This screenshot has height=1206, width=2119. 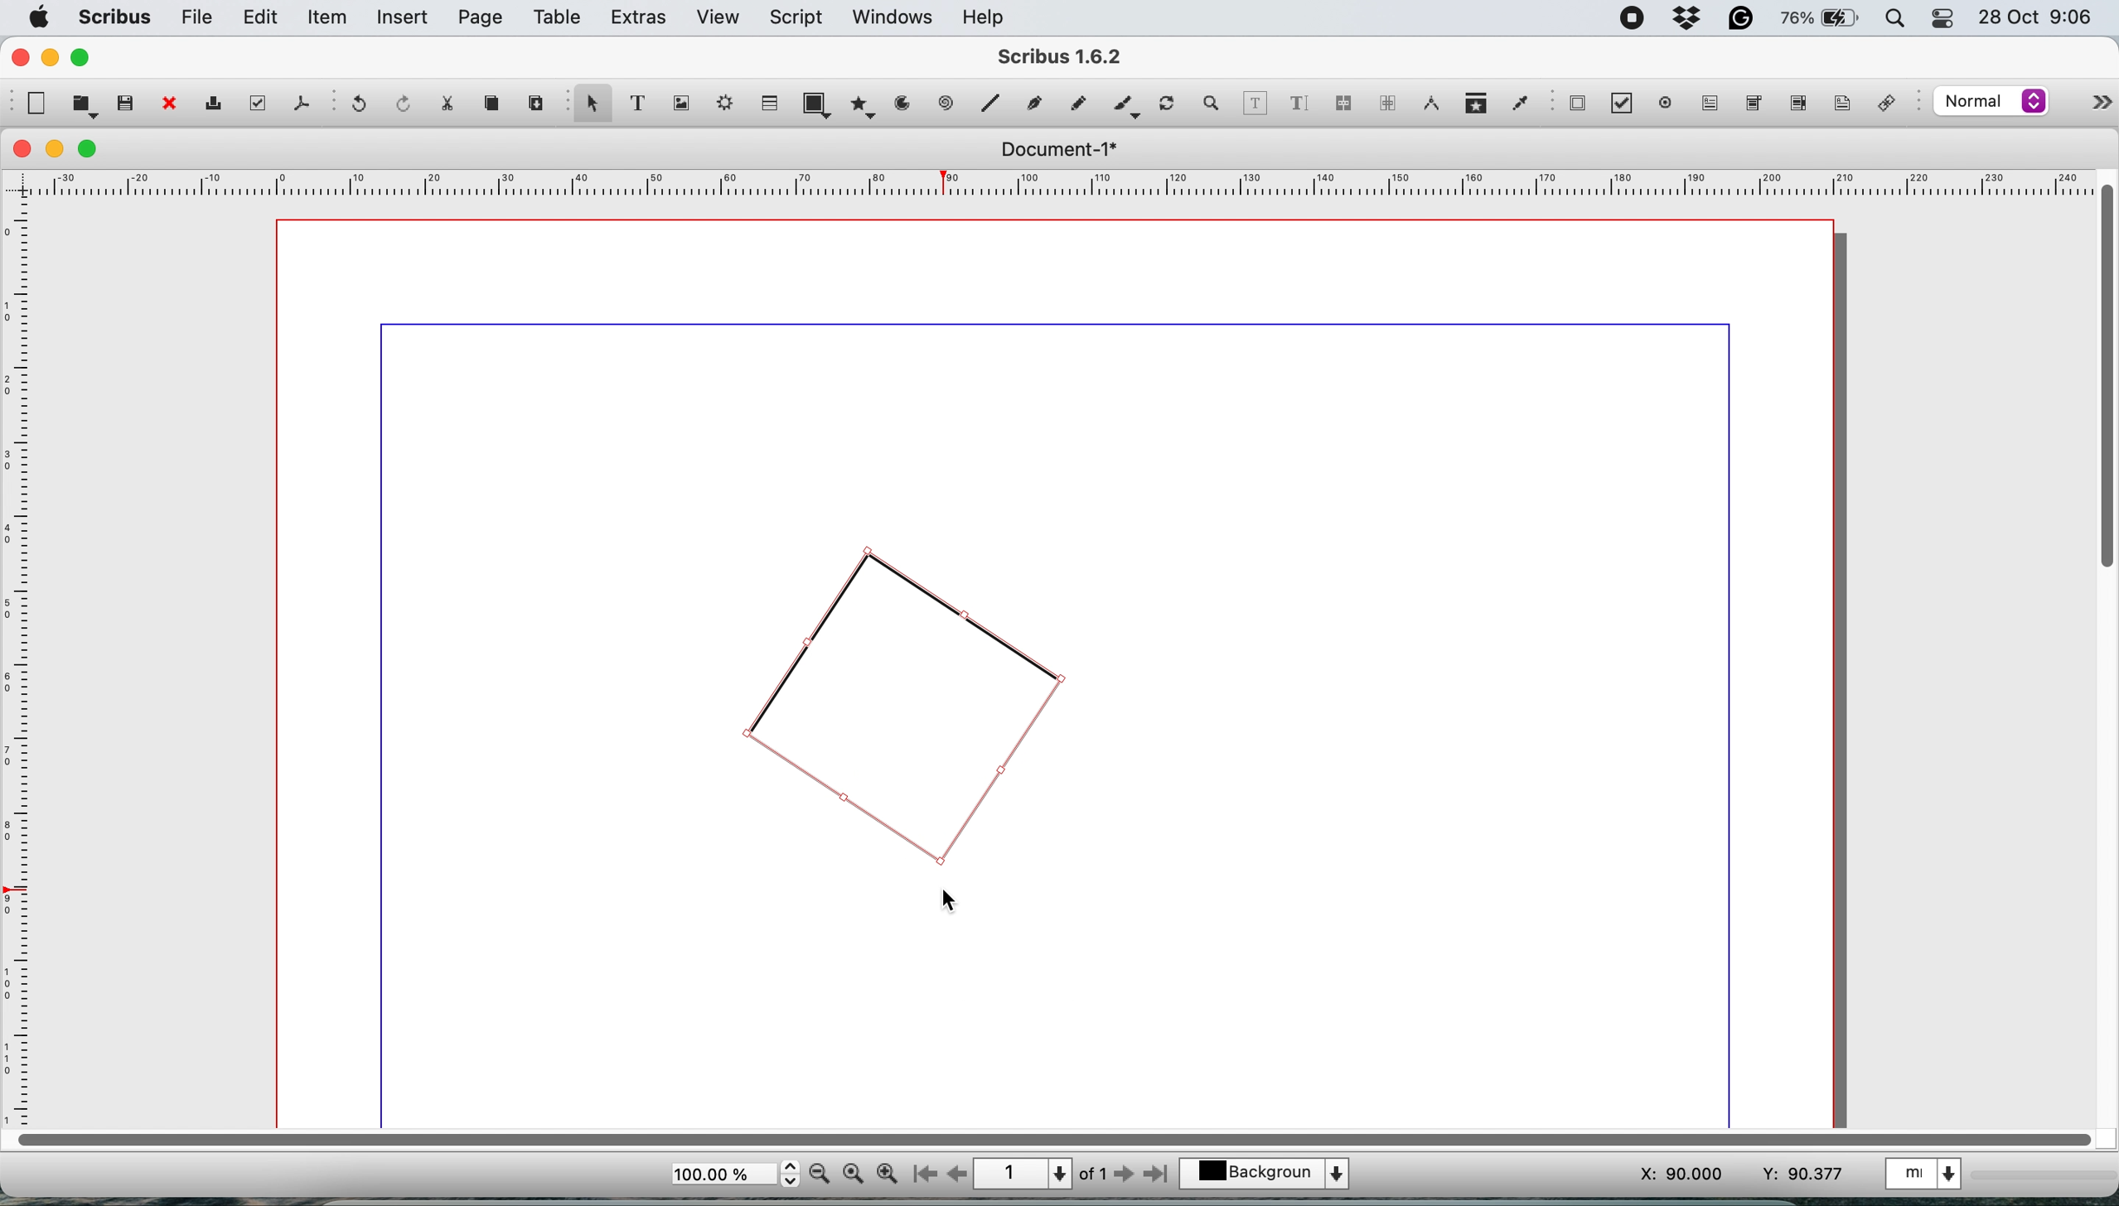 I want to click on freehand line, so click(x=1074, y=103).